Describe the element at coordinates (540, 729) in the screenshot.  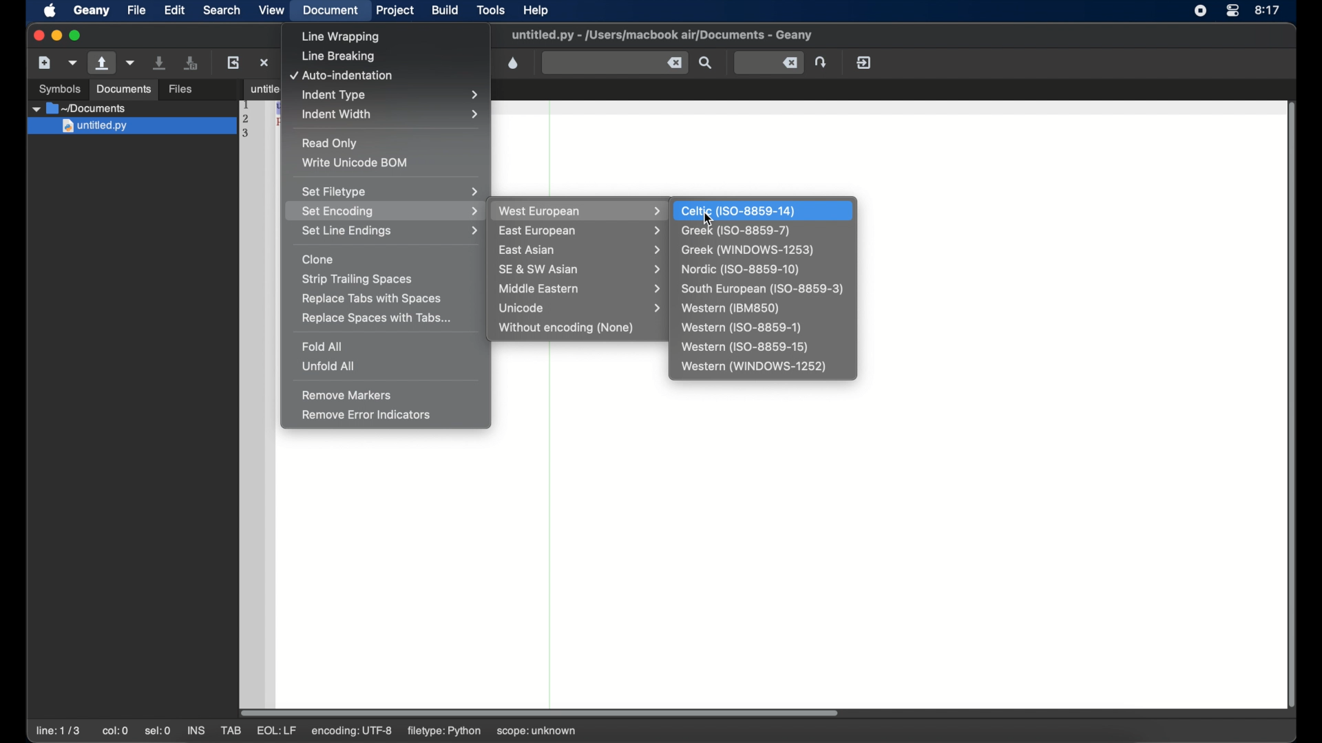
I see `scope: unknown` at that location.